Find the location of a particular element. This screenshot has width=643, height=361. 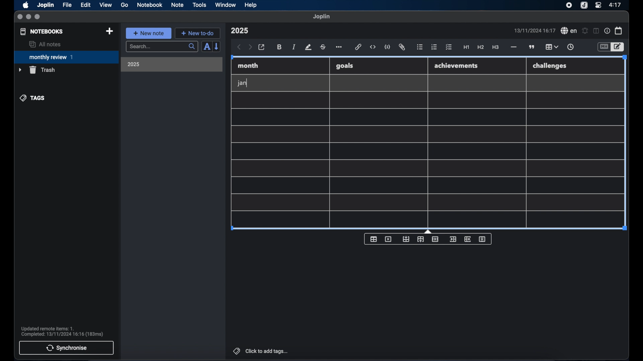

sort order field is located at coordinates (207, 47).